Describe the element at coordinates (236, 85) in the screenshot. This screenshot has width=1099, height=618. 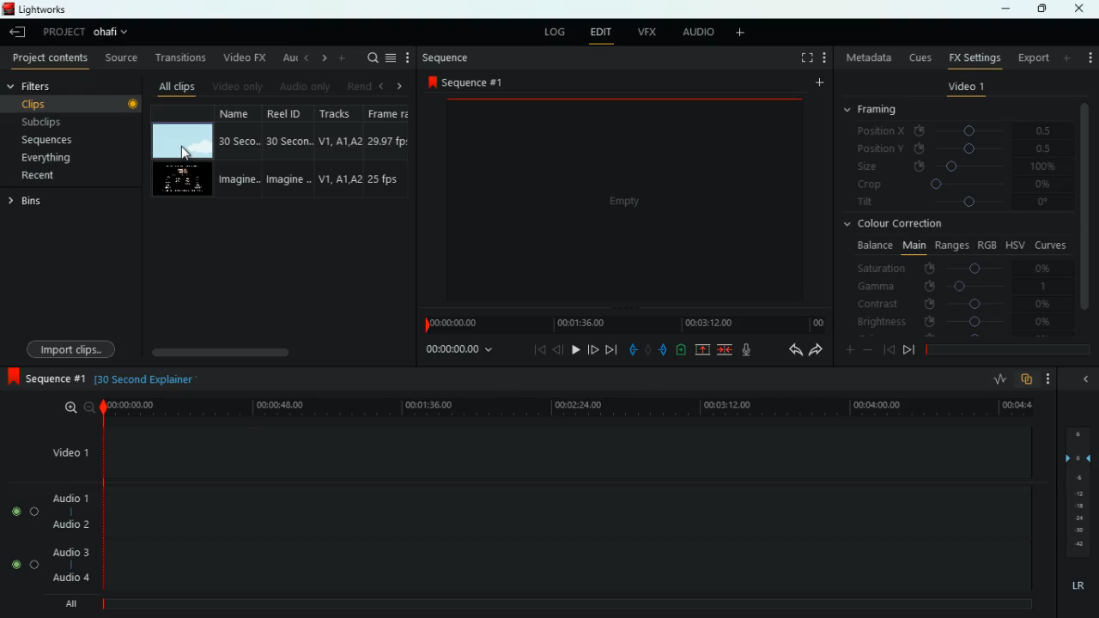
I see `video only` at that location.